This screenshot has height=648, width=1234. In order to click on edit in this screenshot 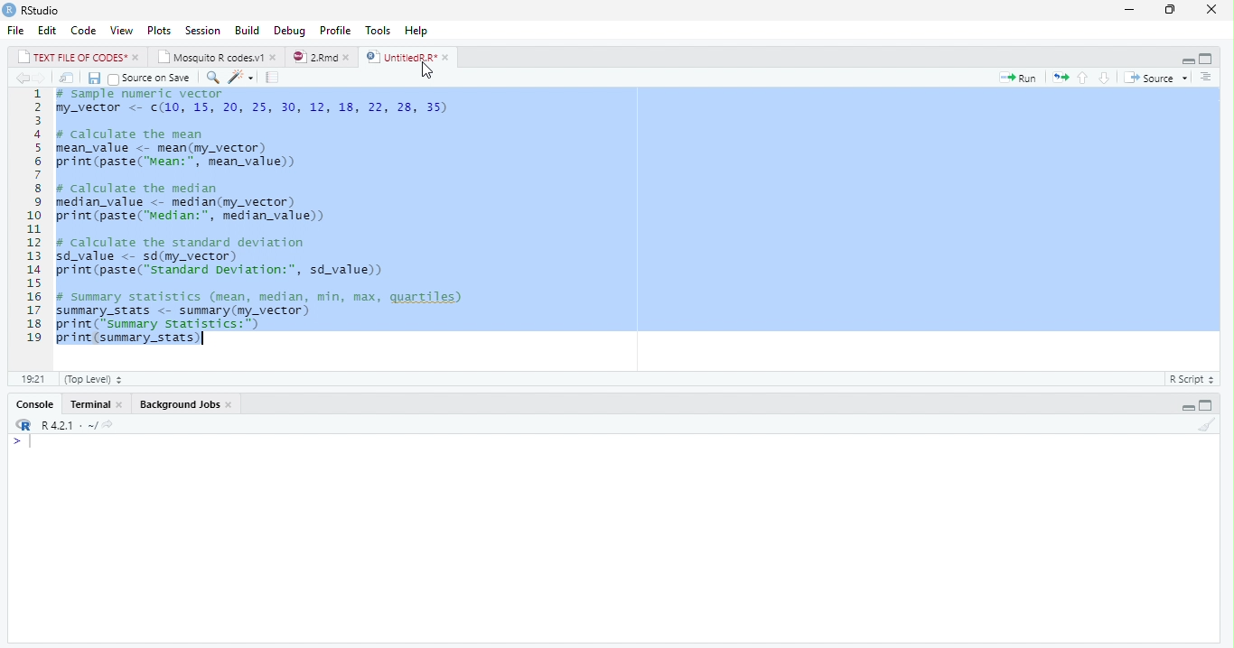, I will do `click(48, 31)`.